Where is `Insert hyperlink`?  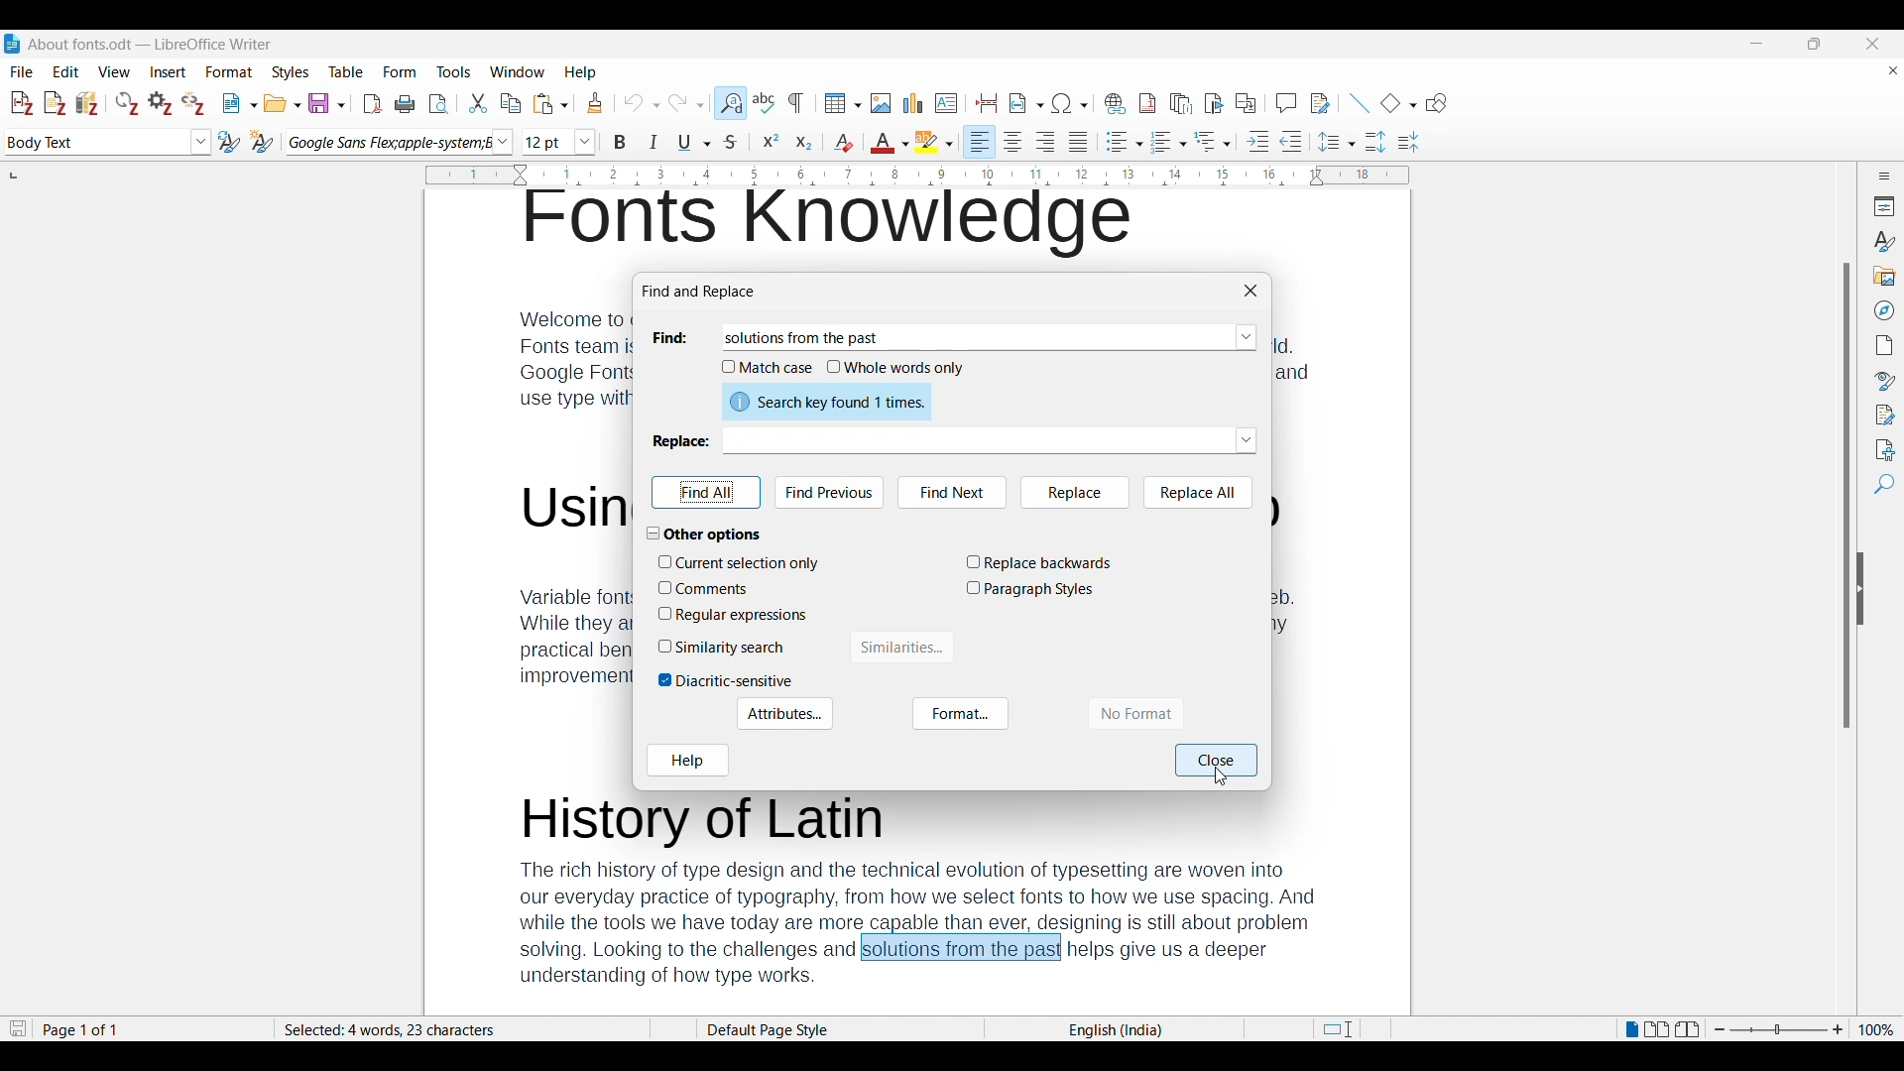 Insert hyperlink is located at coordinates (1116, 103).